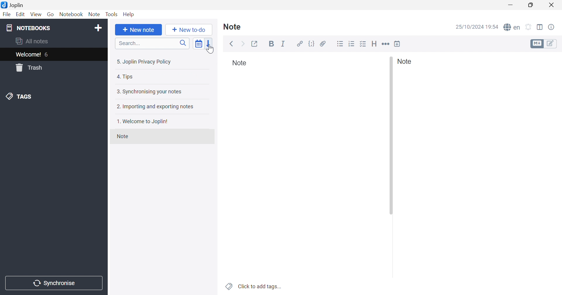 This screenshot has width=562, height=295. What do you see at coordinates (469, 27) in the screenshot?
I see `25/10/2024` at bounding box center [469, 27].